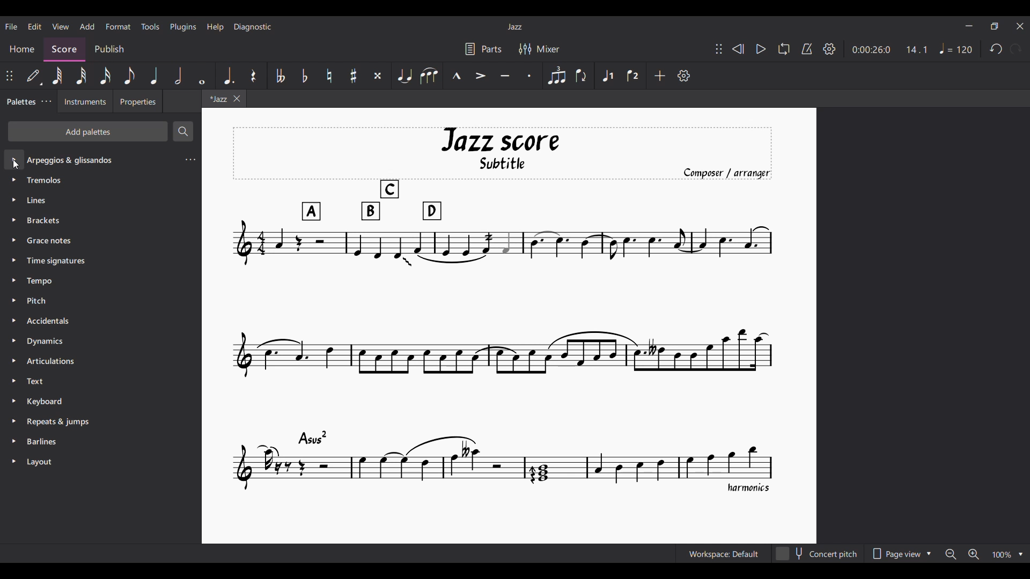  What do you see at coordinates (57, 75) in the screenshot?
I see `64th note` at bounding box center [57, 75].